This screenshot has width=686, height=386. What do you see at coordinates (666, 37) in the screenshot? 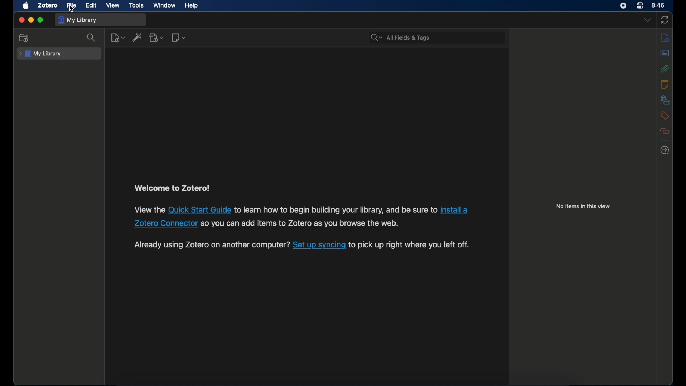
I see `info` at bounding box center [666, 37].